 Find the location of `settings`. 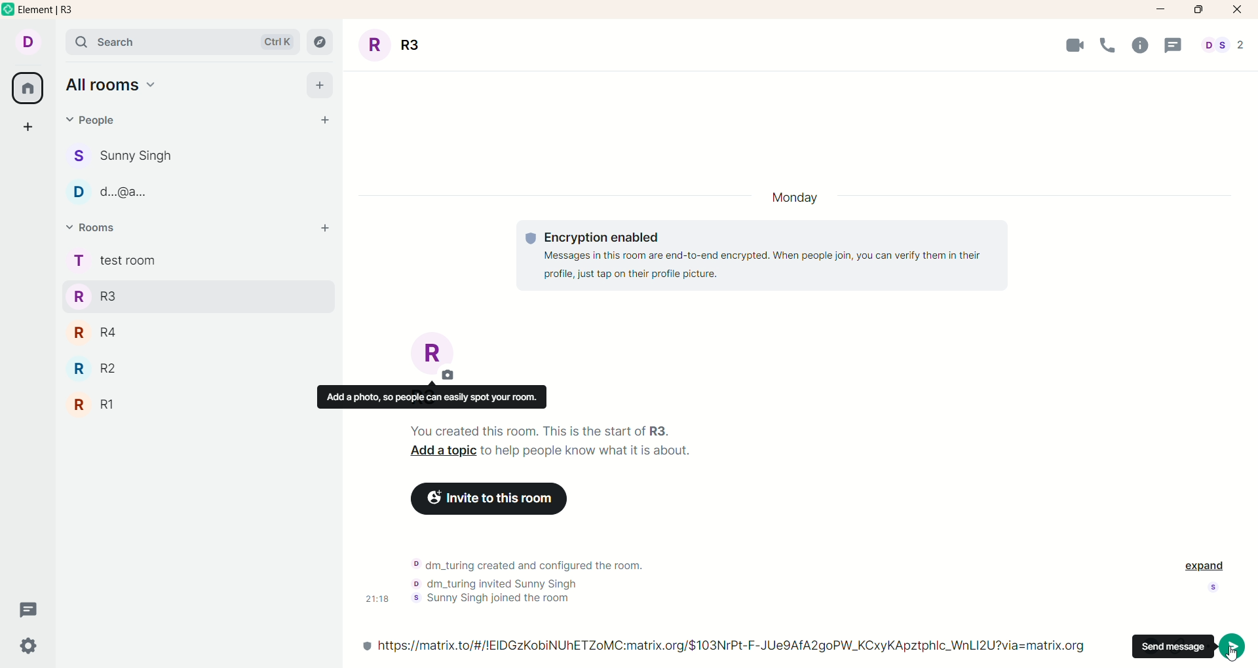

settings is located at coordinates (33, 646).